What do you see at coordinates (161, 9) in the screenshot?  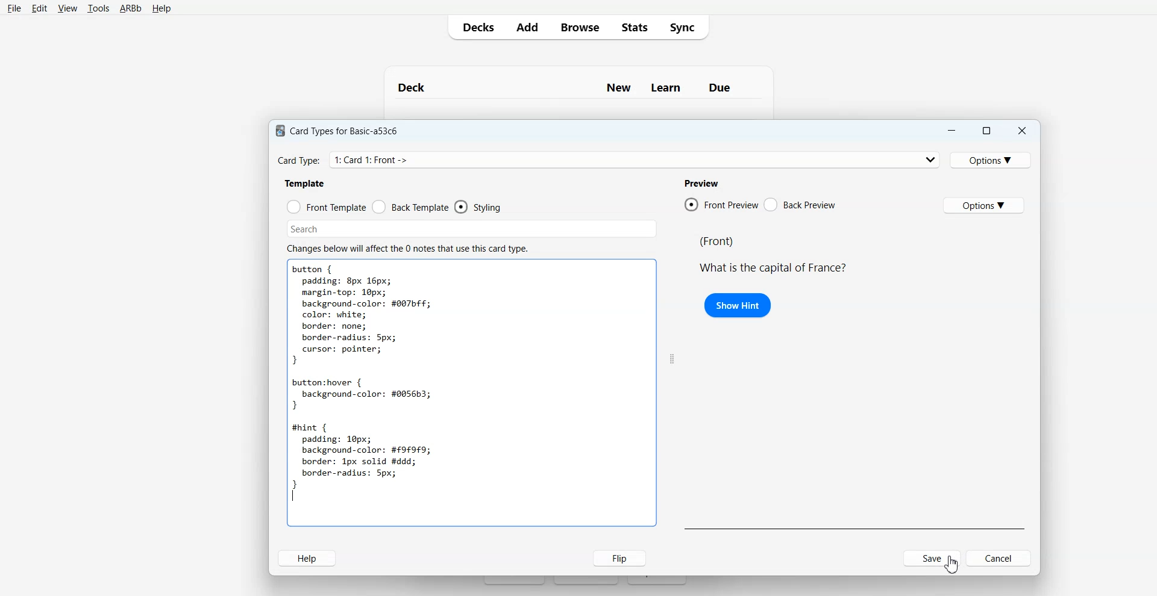 I see `Help` at bounding box center [161, 9].